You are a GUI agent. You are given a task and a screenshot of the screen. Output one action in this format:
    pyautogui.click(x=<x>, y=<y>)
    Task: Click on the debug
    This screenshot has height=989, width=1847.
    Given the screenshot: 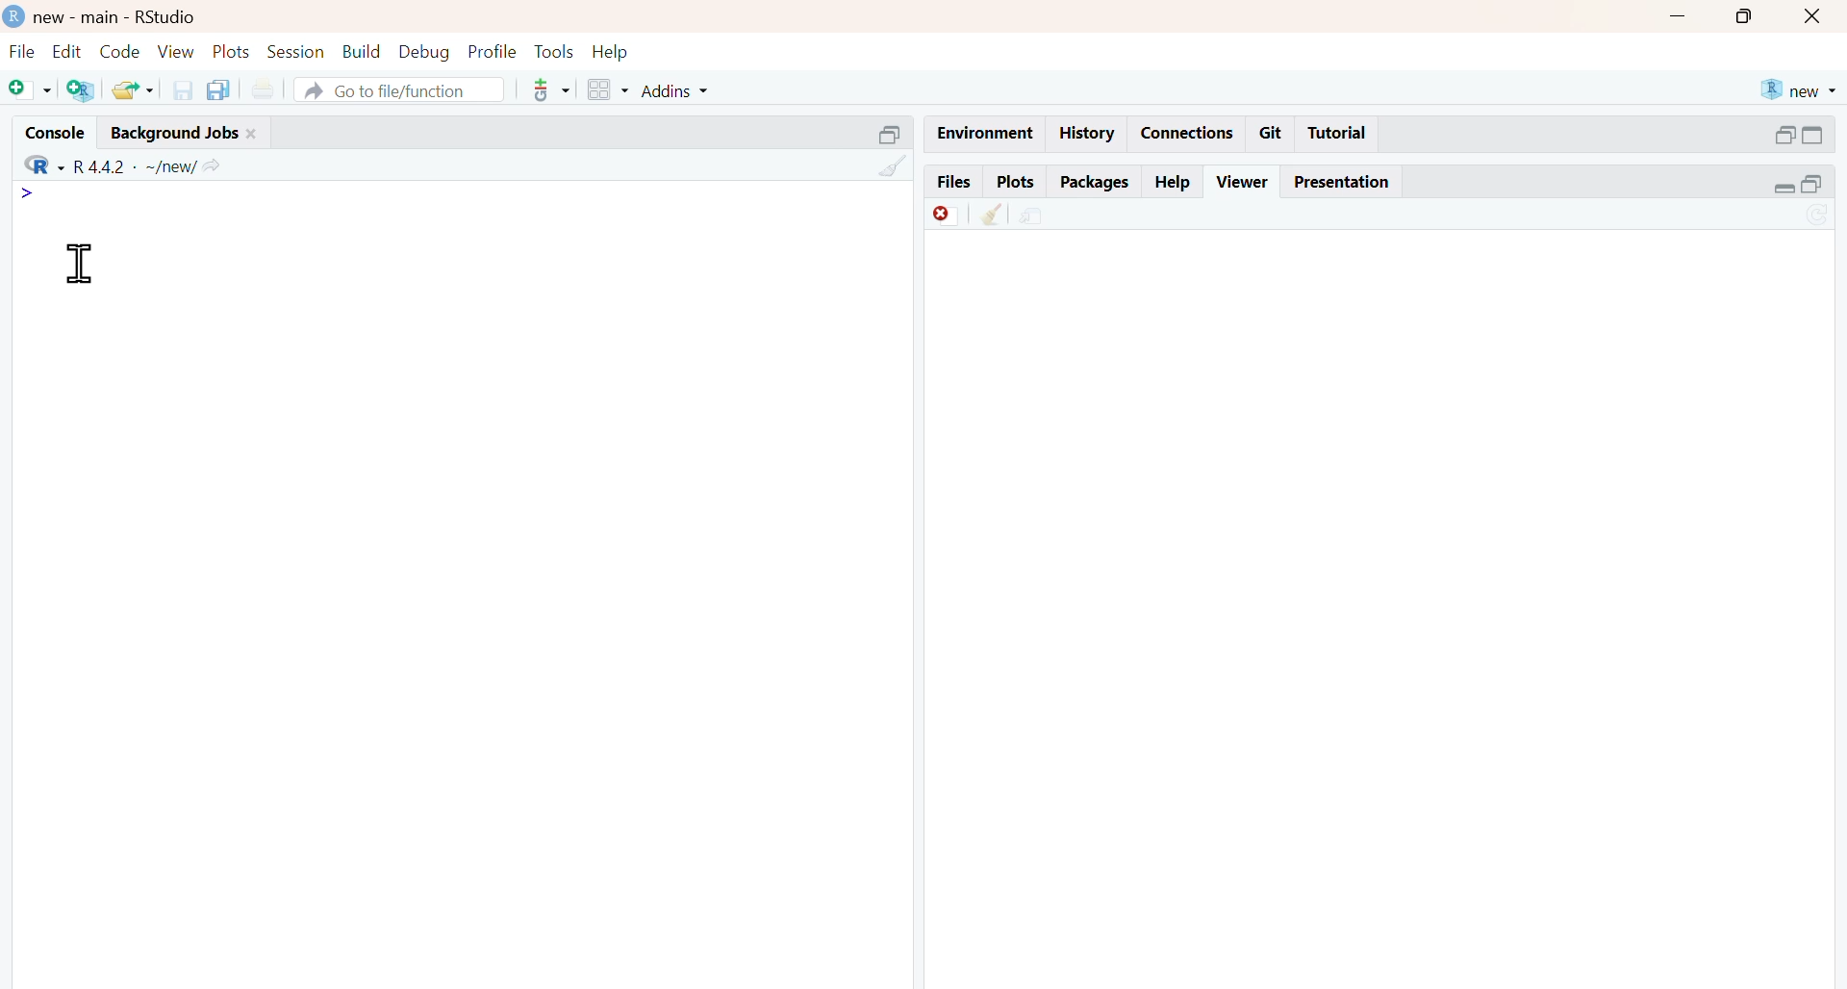 What is the action you would take?
    pyautogui.click(x=424, y=53)
    